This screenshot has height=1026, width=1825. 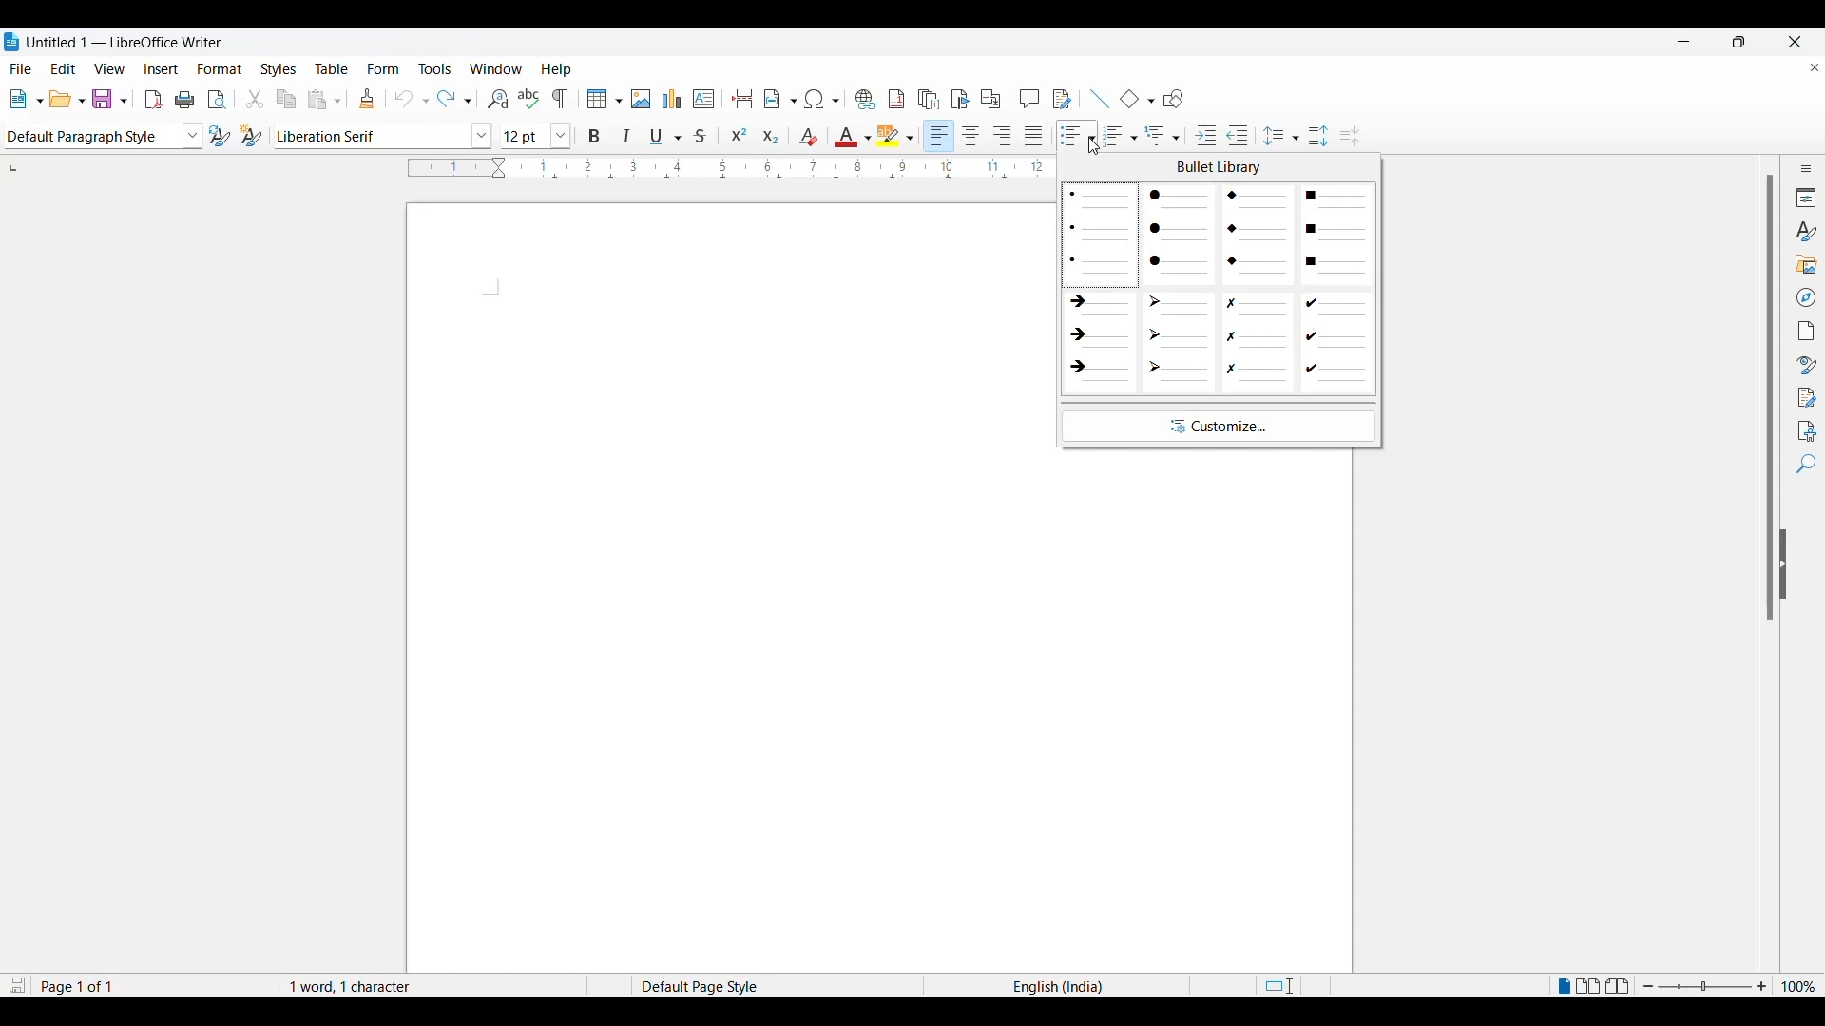 What do you see at coordinates (1121, 136) in the screenshot?
I see `Selected toggle ordered list` at bounding box center [1121, 136].